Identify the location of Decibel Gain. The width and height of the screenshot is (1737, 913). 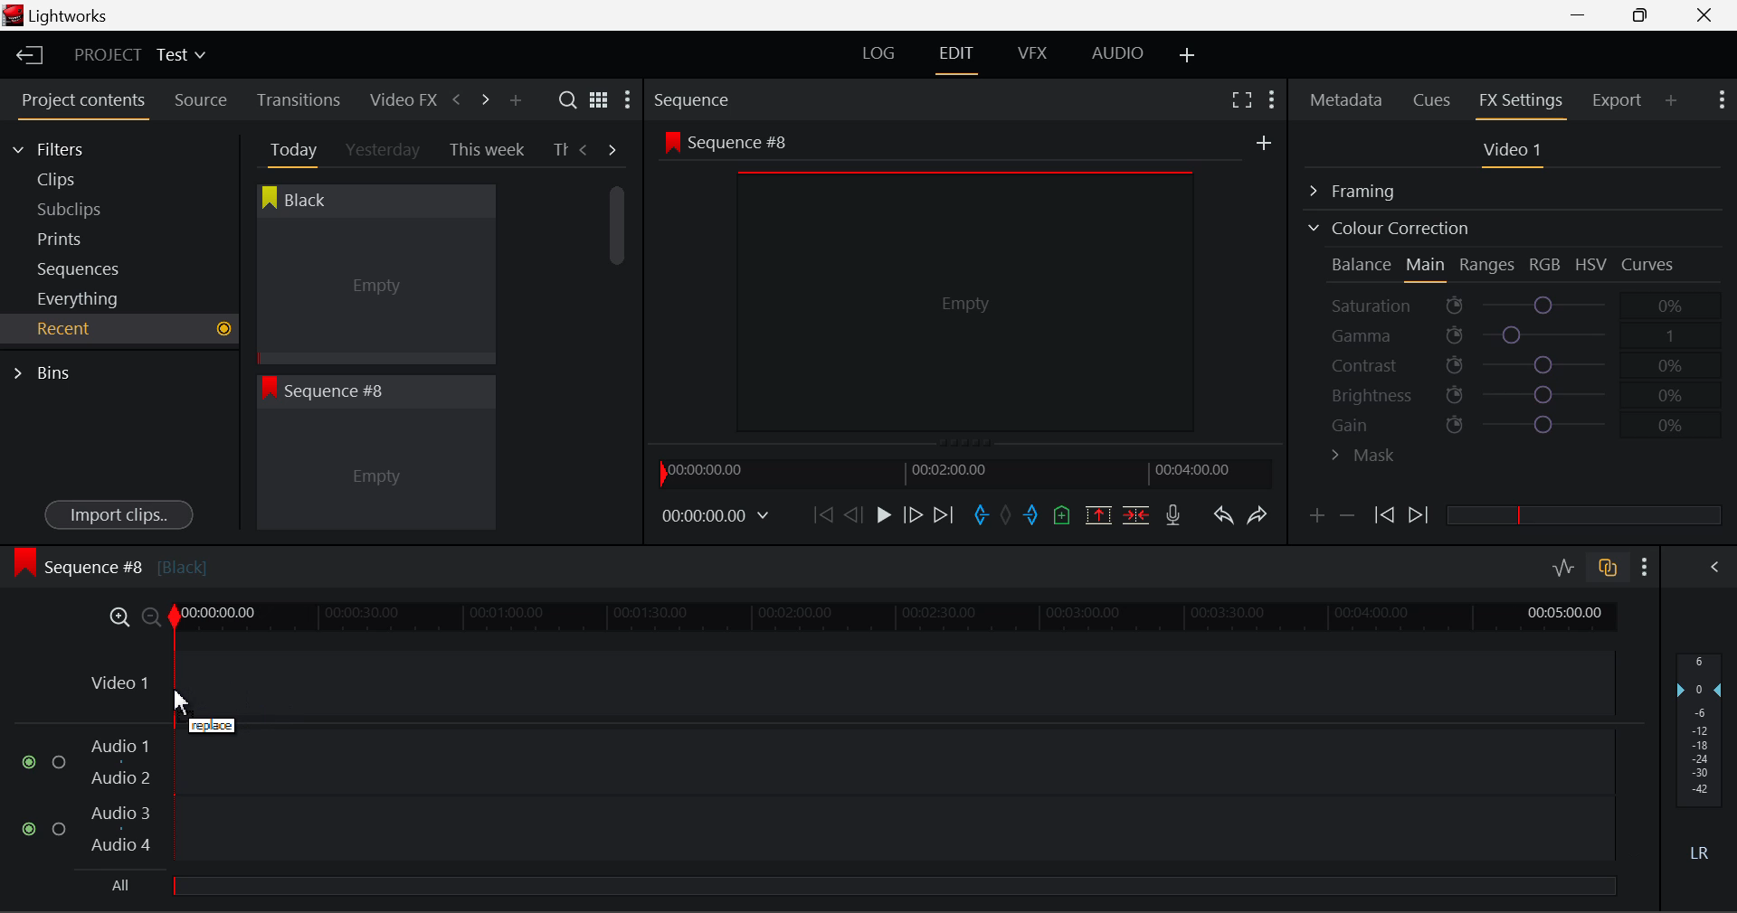
(1698, 761).